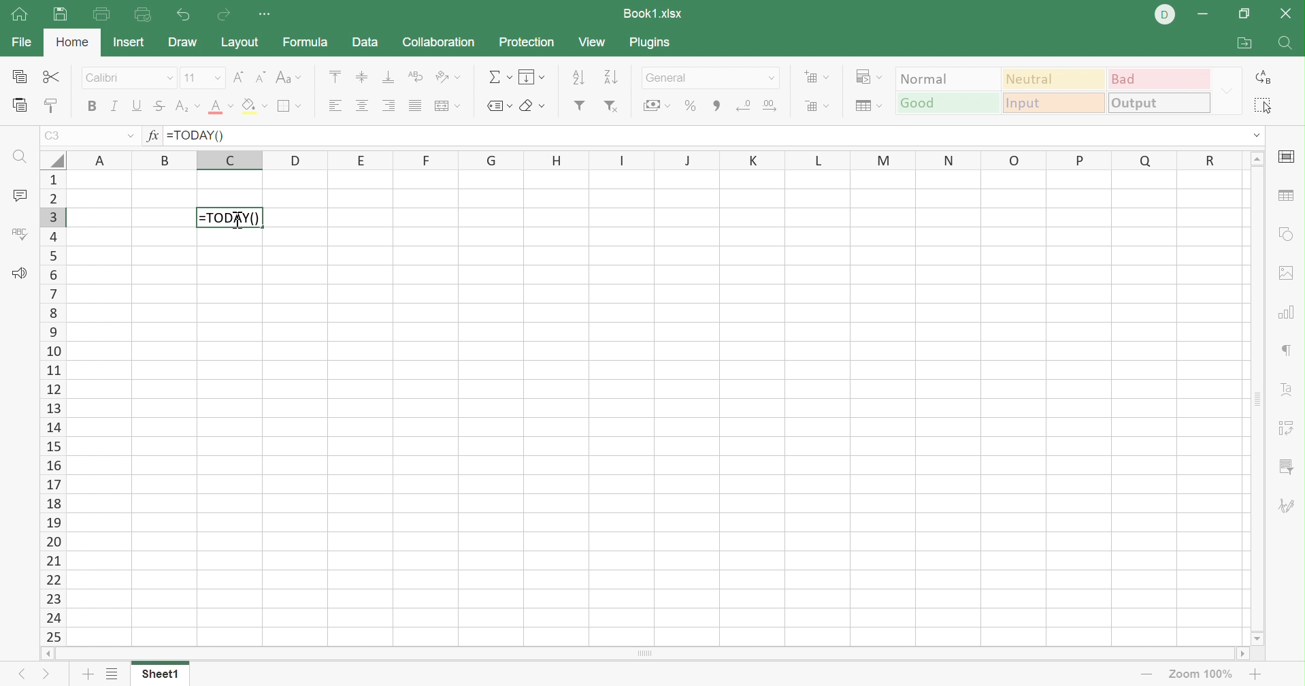  What do you see at coordinates (1257, 673) in the screenshot?
I see `Zoom in` at bounding box center [1257, 673].